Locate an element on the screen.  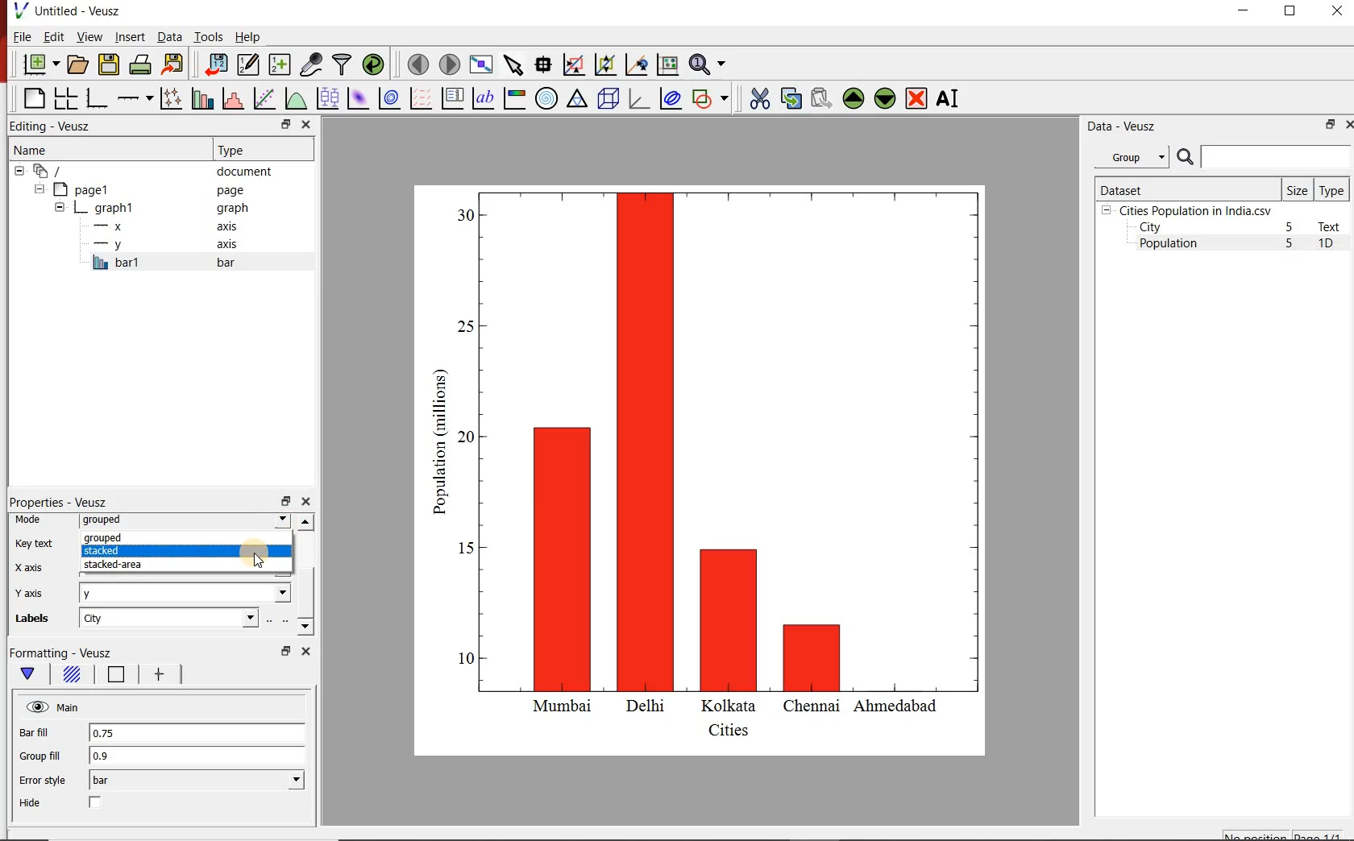
scrollbar is located at coordinates (305, 575).